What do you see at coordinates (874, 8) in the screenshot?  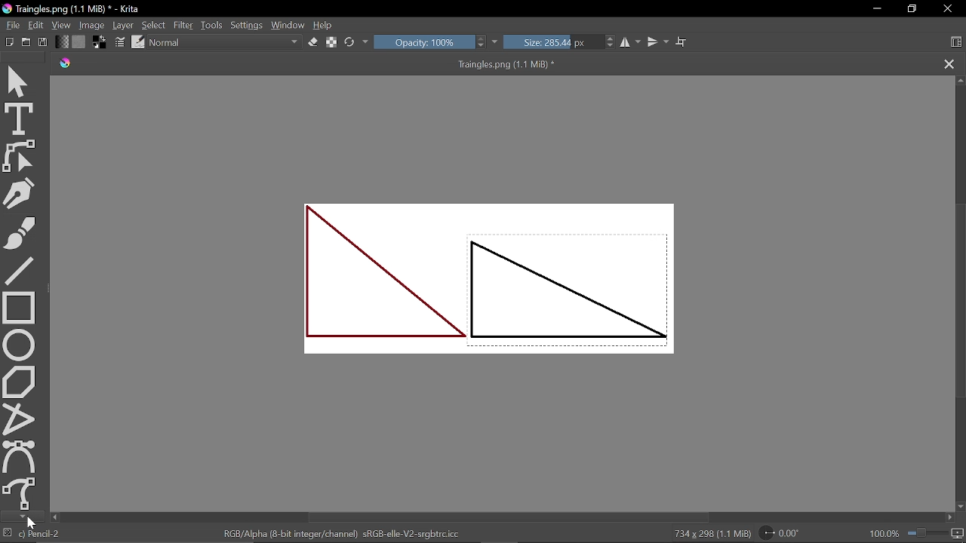 I see `Minimize` at bounding box center [874, 8].